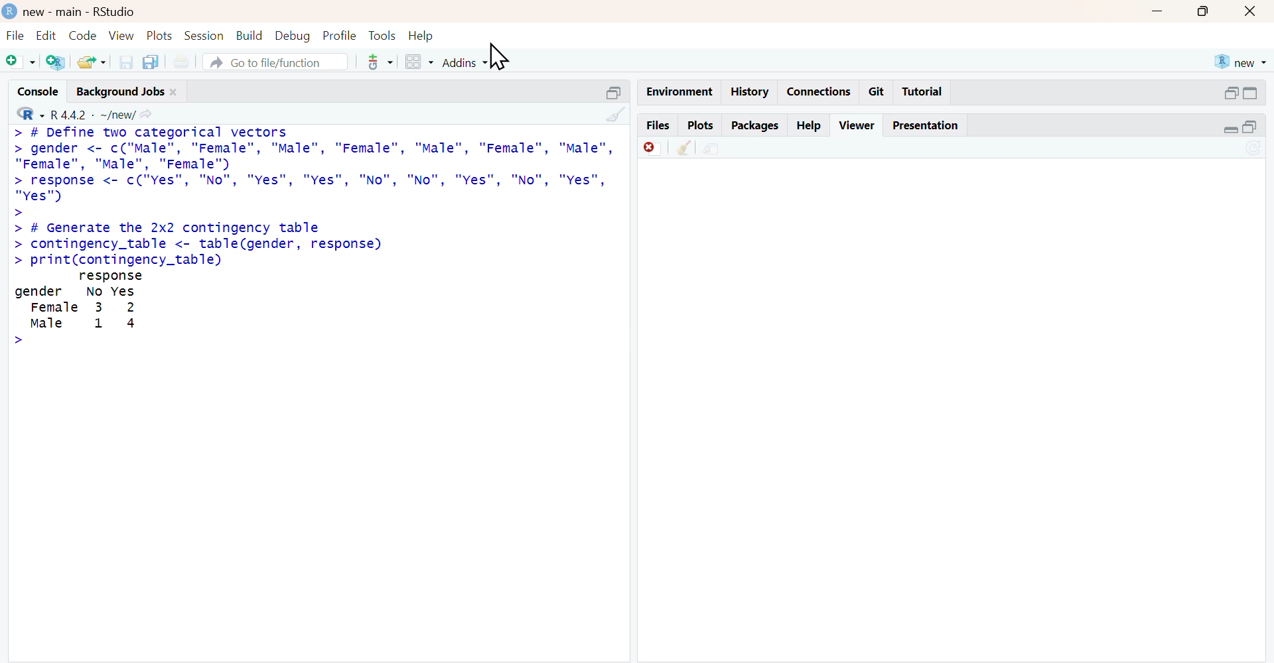 Image resolution: width=1274 pixels, height=663 pixels. What do you see at coordinates (382, 62) in the screenshot?
I see `tools` at bounding box center [382, 62].